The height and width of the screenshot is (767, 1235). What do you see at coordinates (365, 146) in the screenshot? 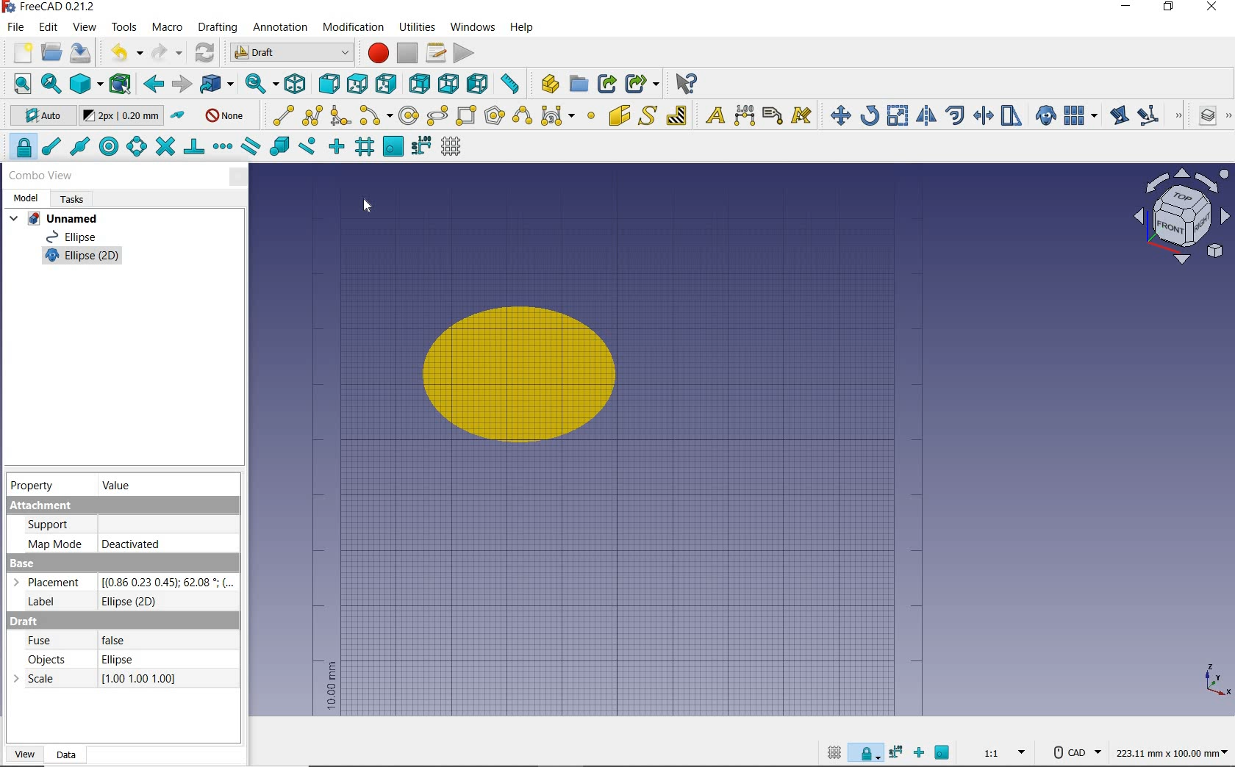
I see `snap grid` at bounding box center [365, 146].